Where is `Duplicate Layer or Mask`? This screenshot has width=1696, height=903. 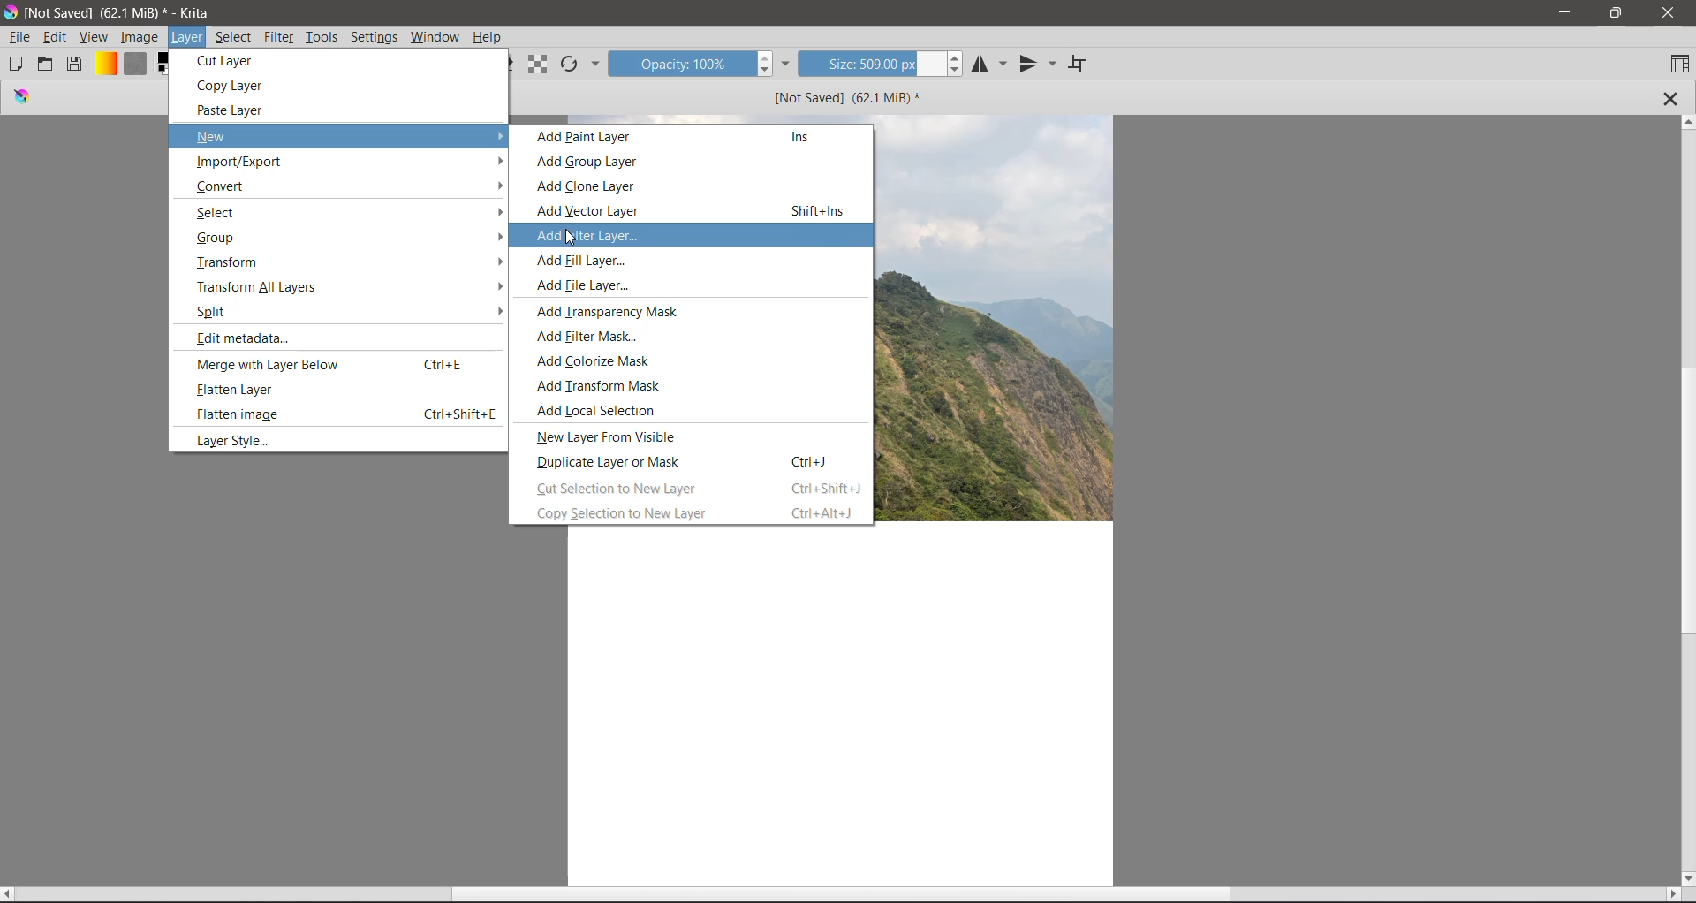
Duplicate Layer or Mask is located at coordinates (686, 461).